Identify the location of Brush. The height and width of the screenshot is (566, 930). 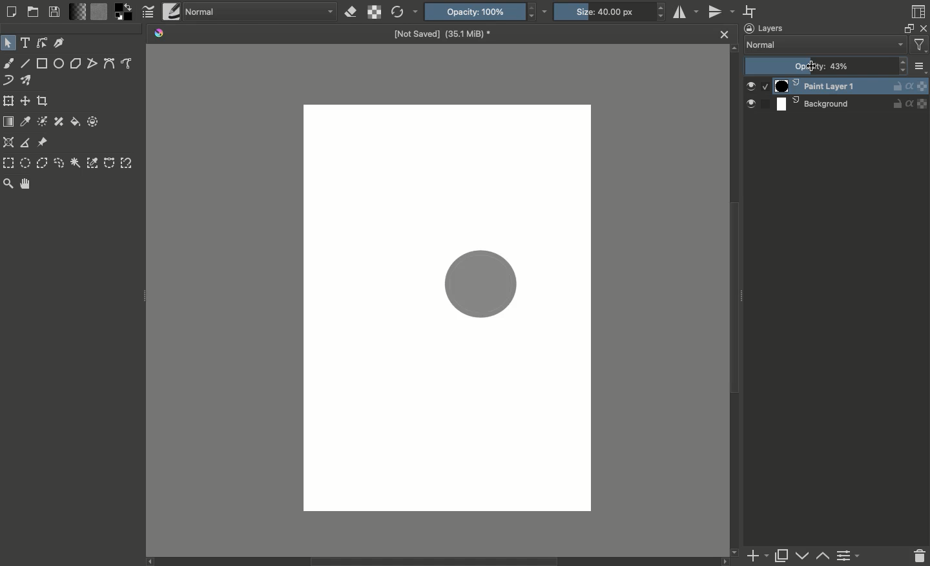
(171, 11).